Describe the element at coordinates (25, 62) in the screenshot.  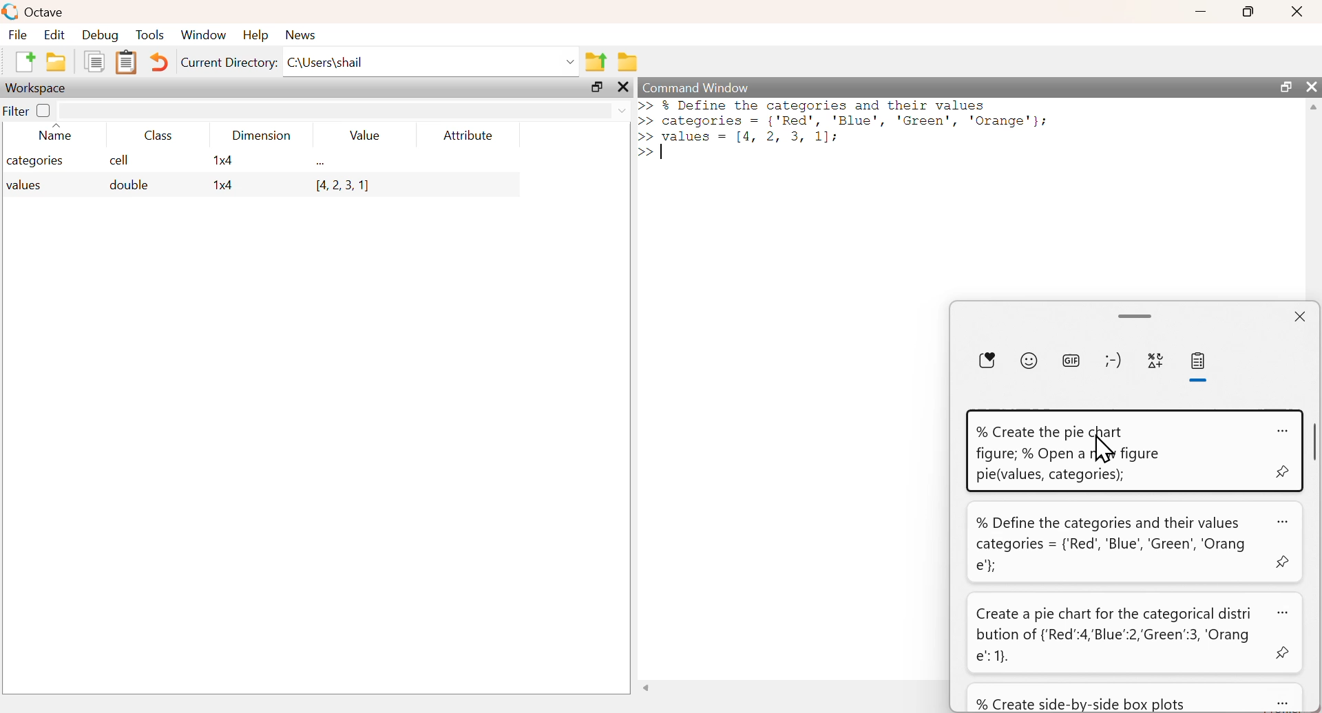
I see `New File` at that location.